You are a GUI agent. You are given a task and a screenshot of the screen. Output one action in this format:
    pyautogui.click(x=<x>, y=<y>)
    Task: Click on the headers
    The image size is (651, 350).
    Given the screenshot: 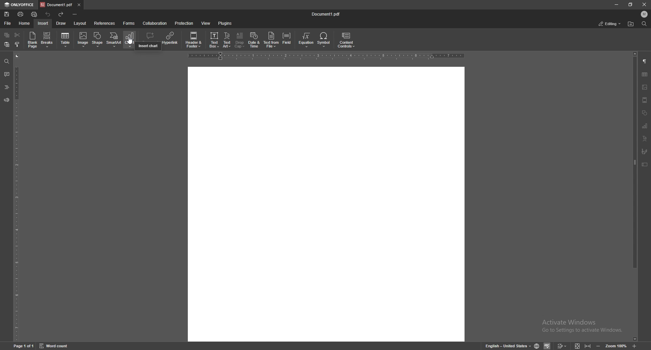 What is the action you would take?
    pyautogui.click(x=6, y=87)
    